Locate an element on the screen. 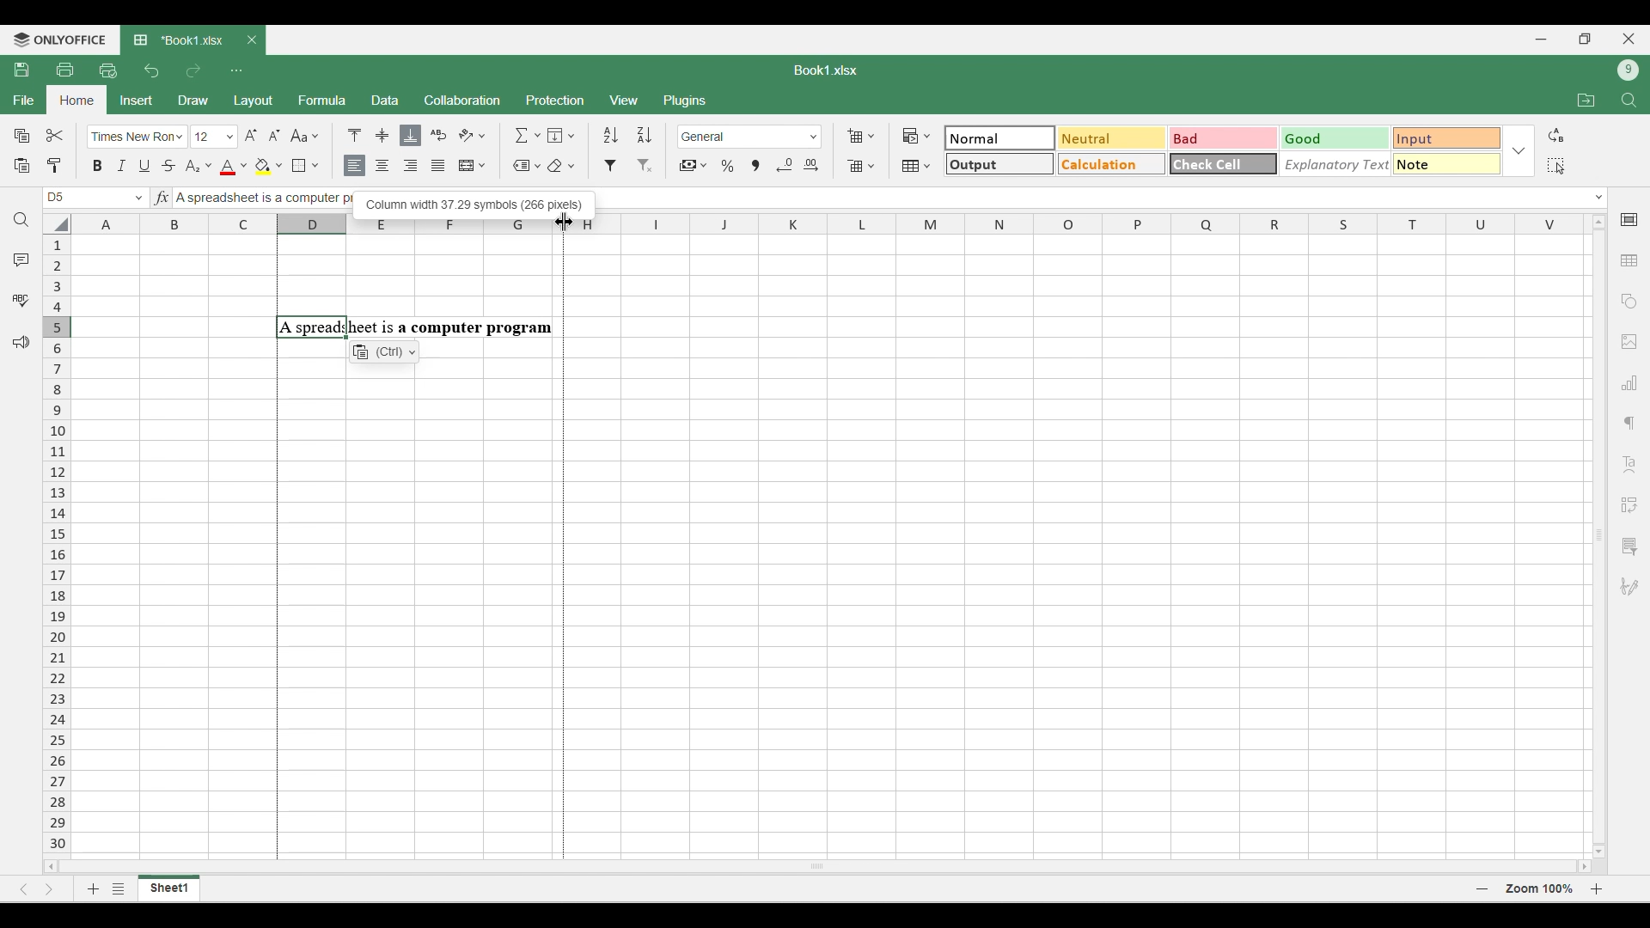  Insert table is located at coordinates (1630, 261).